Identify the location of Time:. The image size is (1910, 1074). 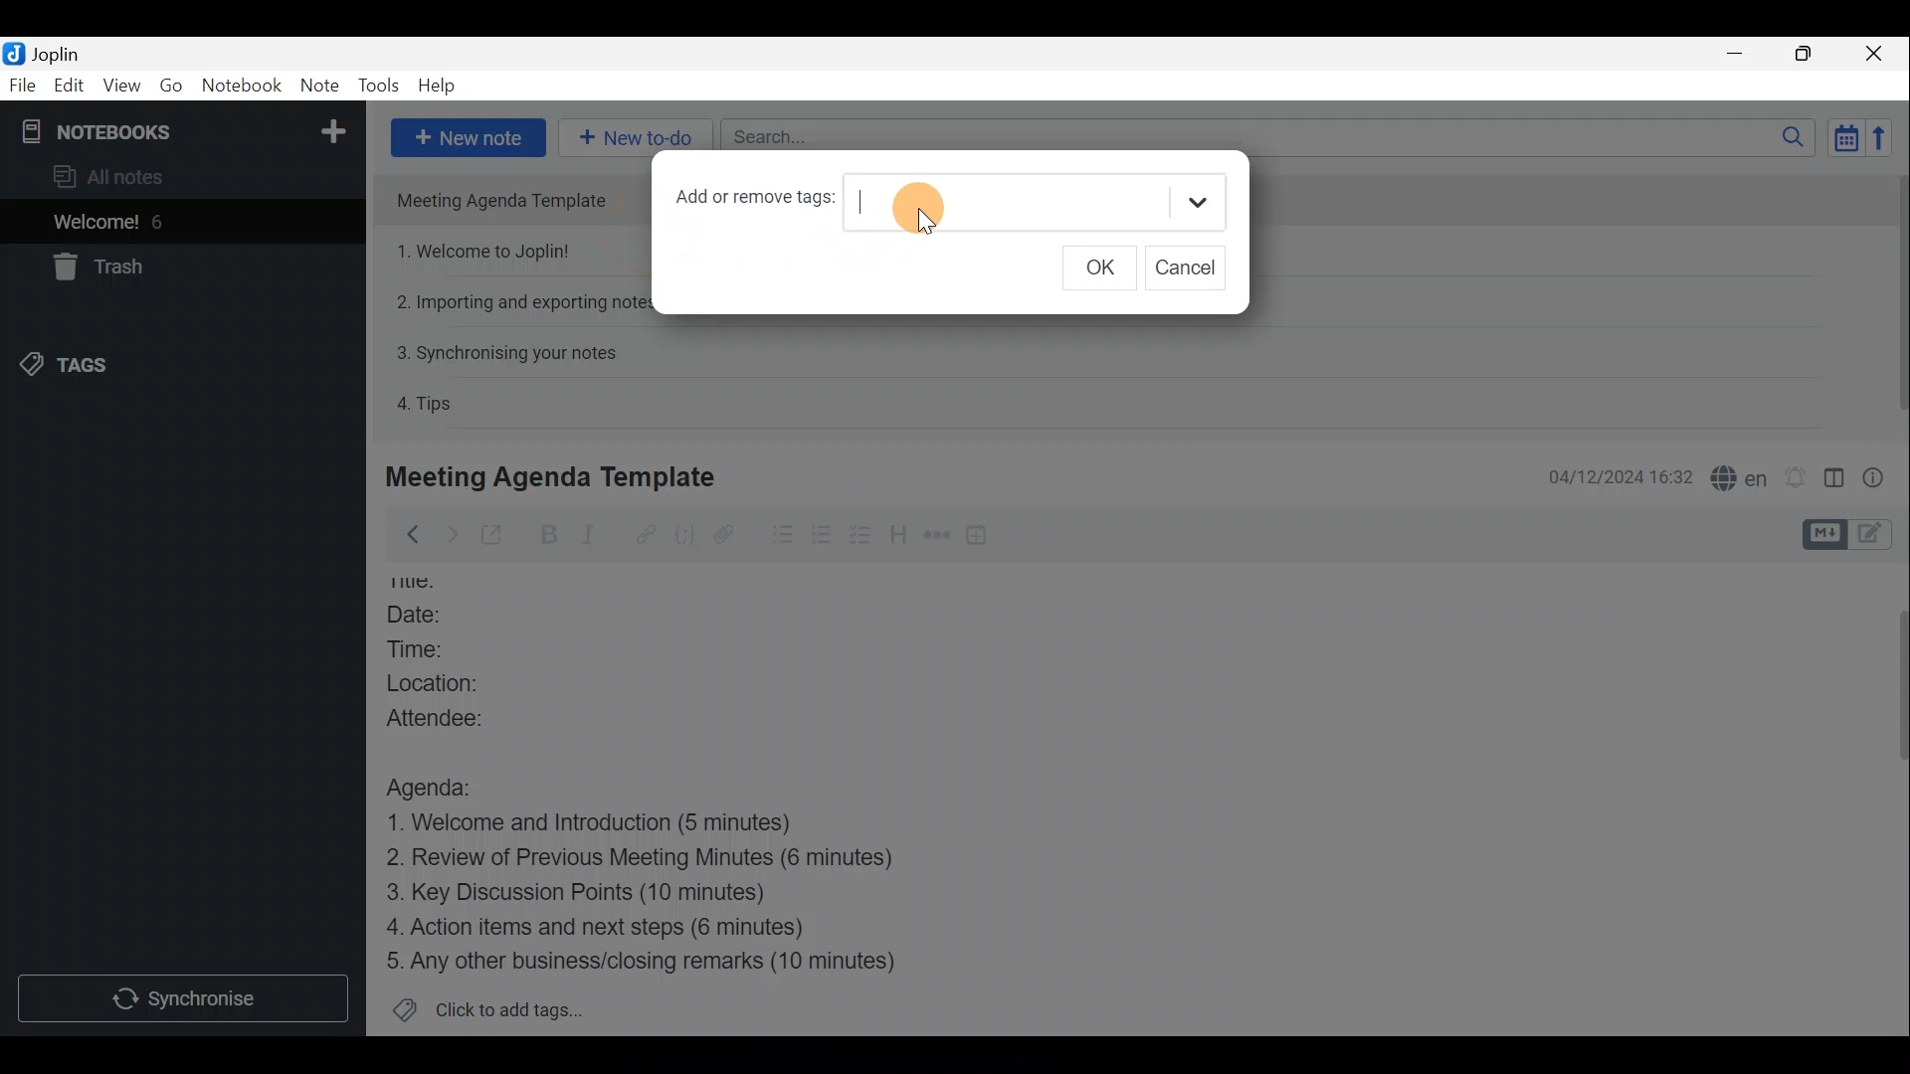
(426, 649).